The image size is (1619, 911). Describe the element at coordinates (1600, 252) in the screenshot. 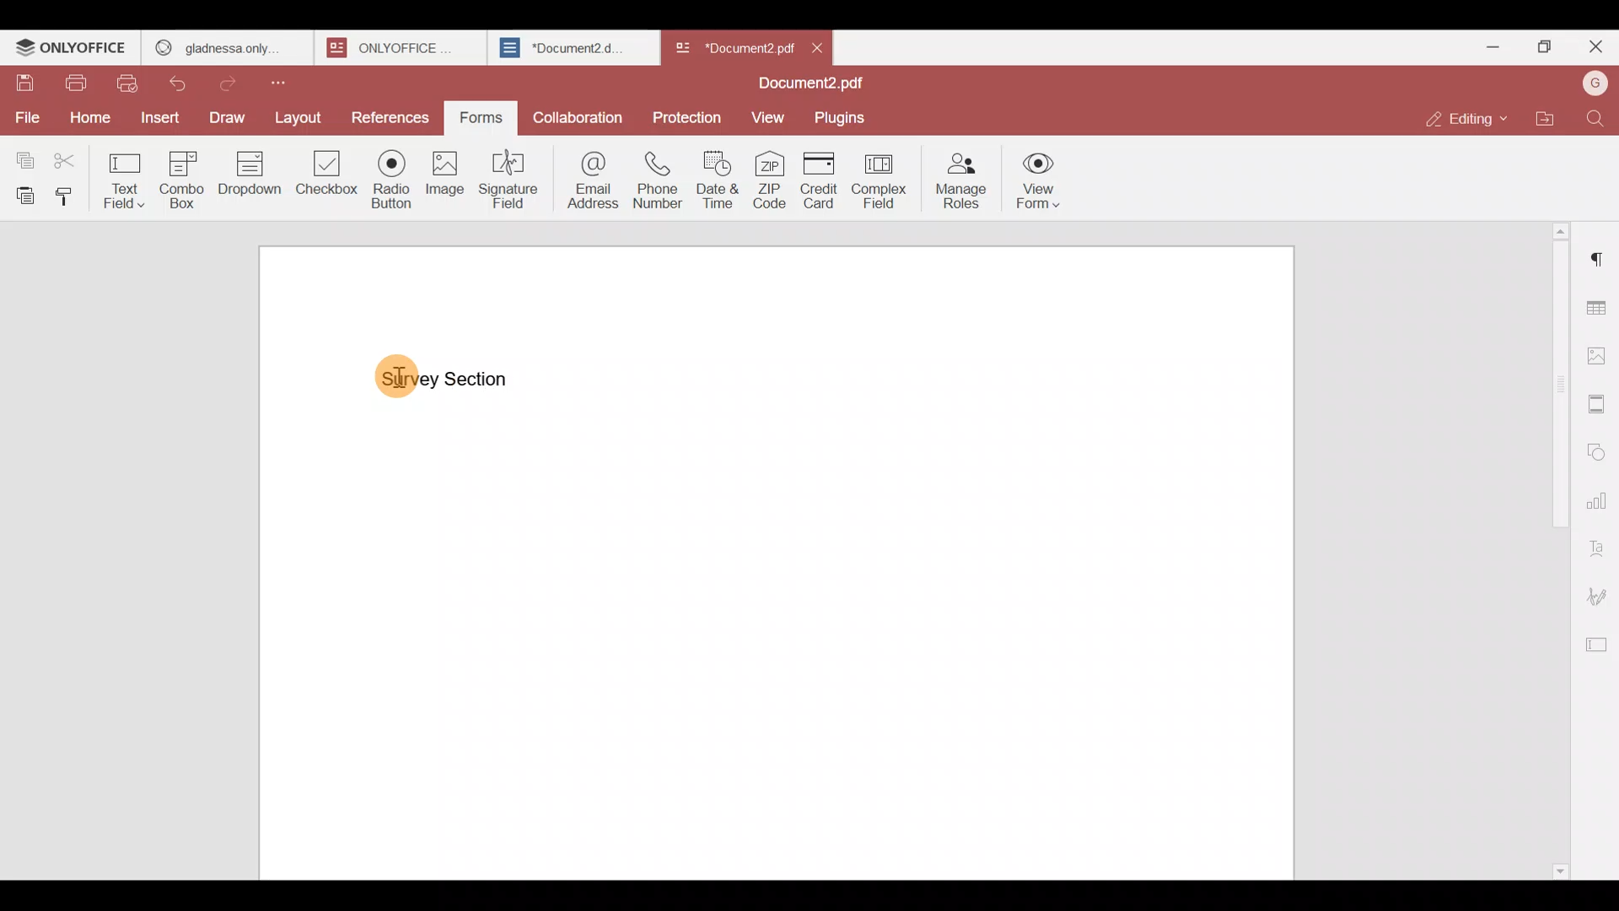

I see `Paragraph settings` at that location.